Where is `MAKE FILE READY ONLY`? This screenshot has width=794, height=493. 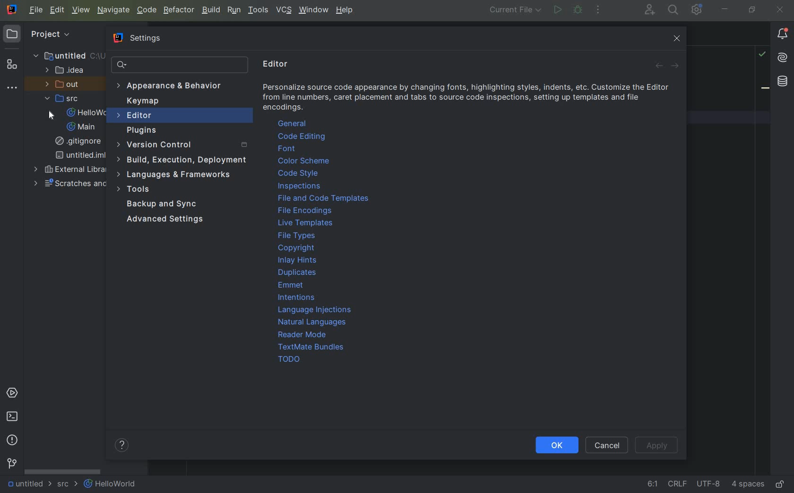 MAKE FILE READY ONLY is located at coordinates (780, 485).